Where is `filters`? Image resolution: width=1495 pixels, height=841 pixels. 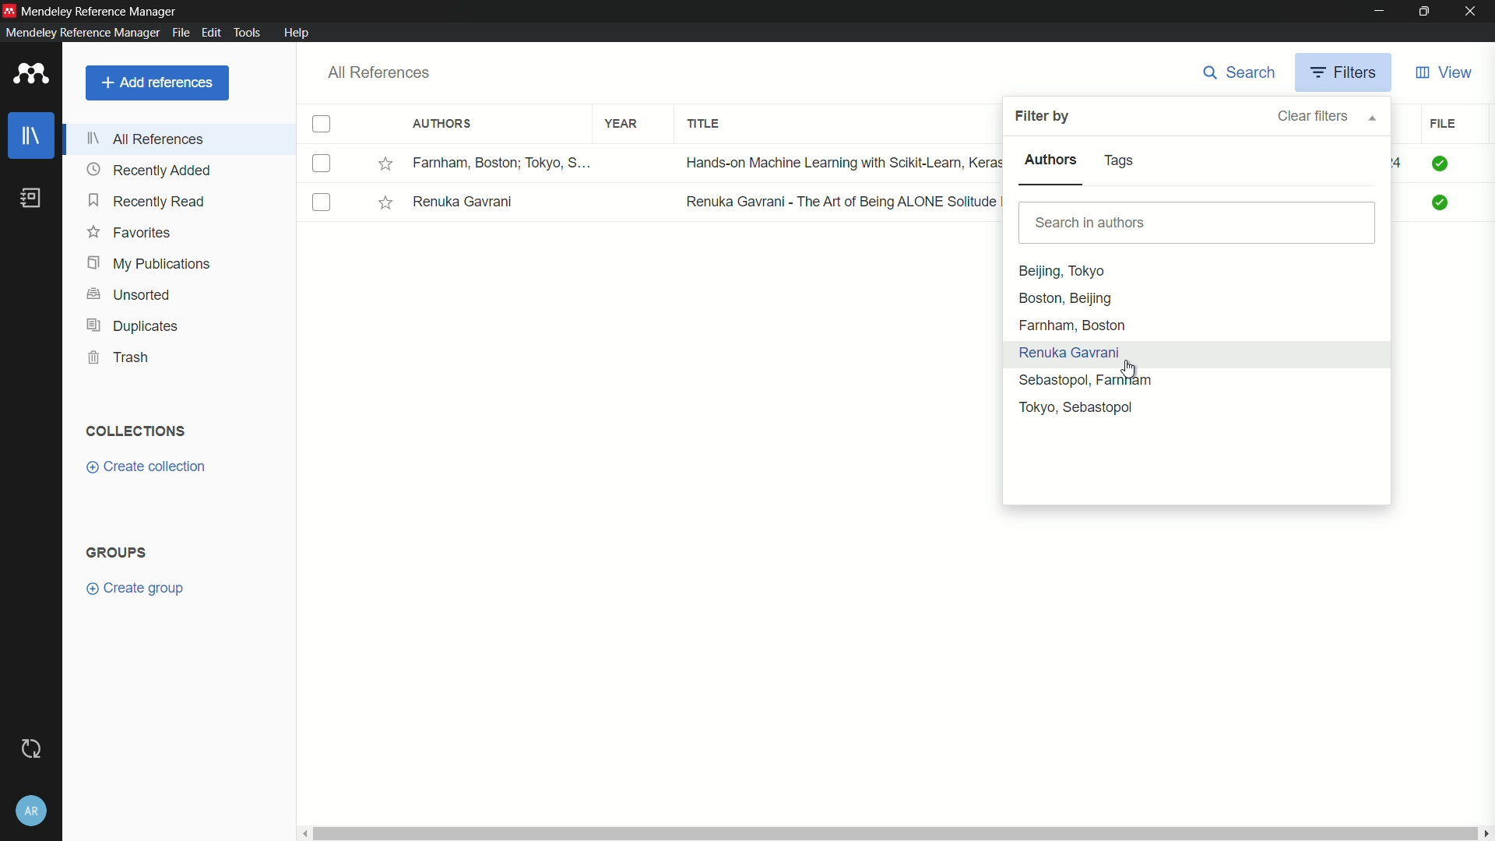
filters is located at coordinates (1343, 72).